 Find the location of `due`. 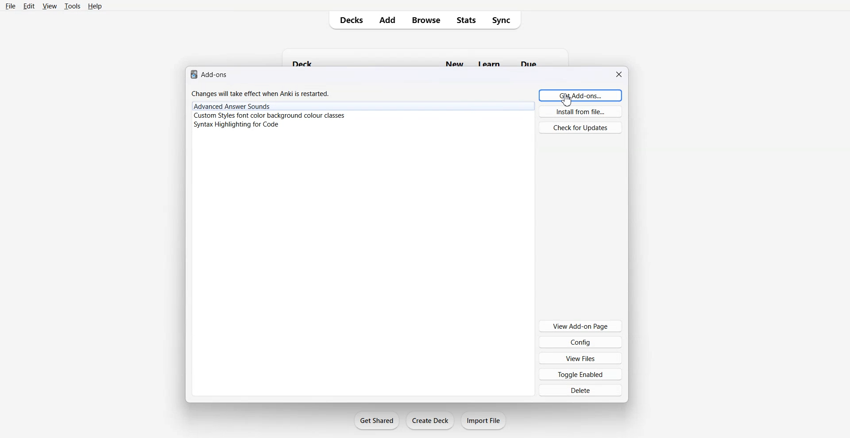

due is located at coordinates (530, 62).